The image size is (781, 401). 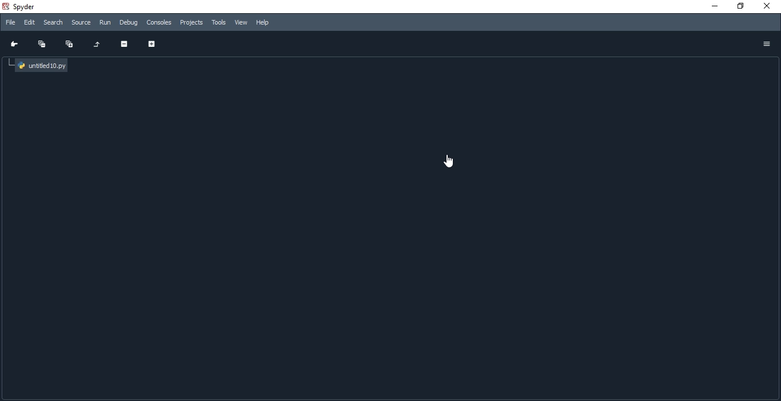 What do you see at coordinates (739, 6) in the screenshot?
I see `restore` at bounding box center [739, 6].